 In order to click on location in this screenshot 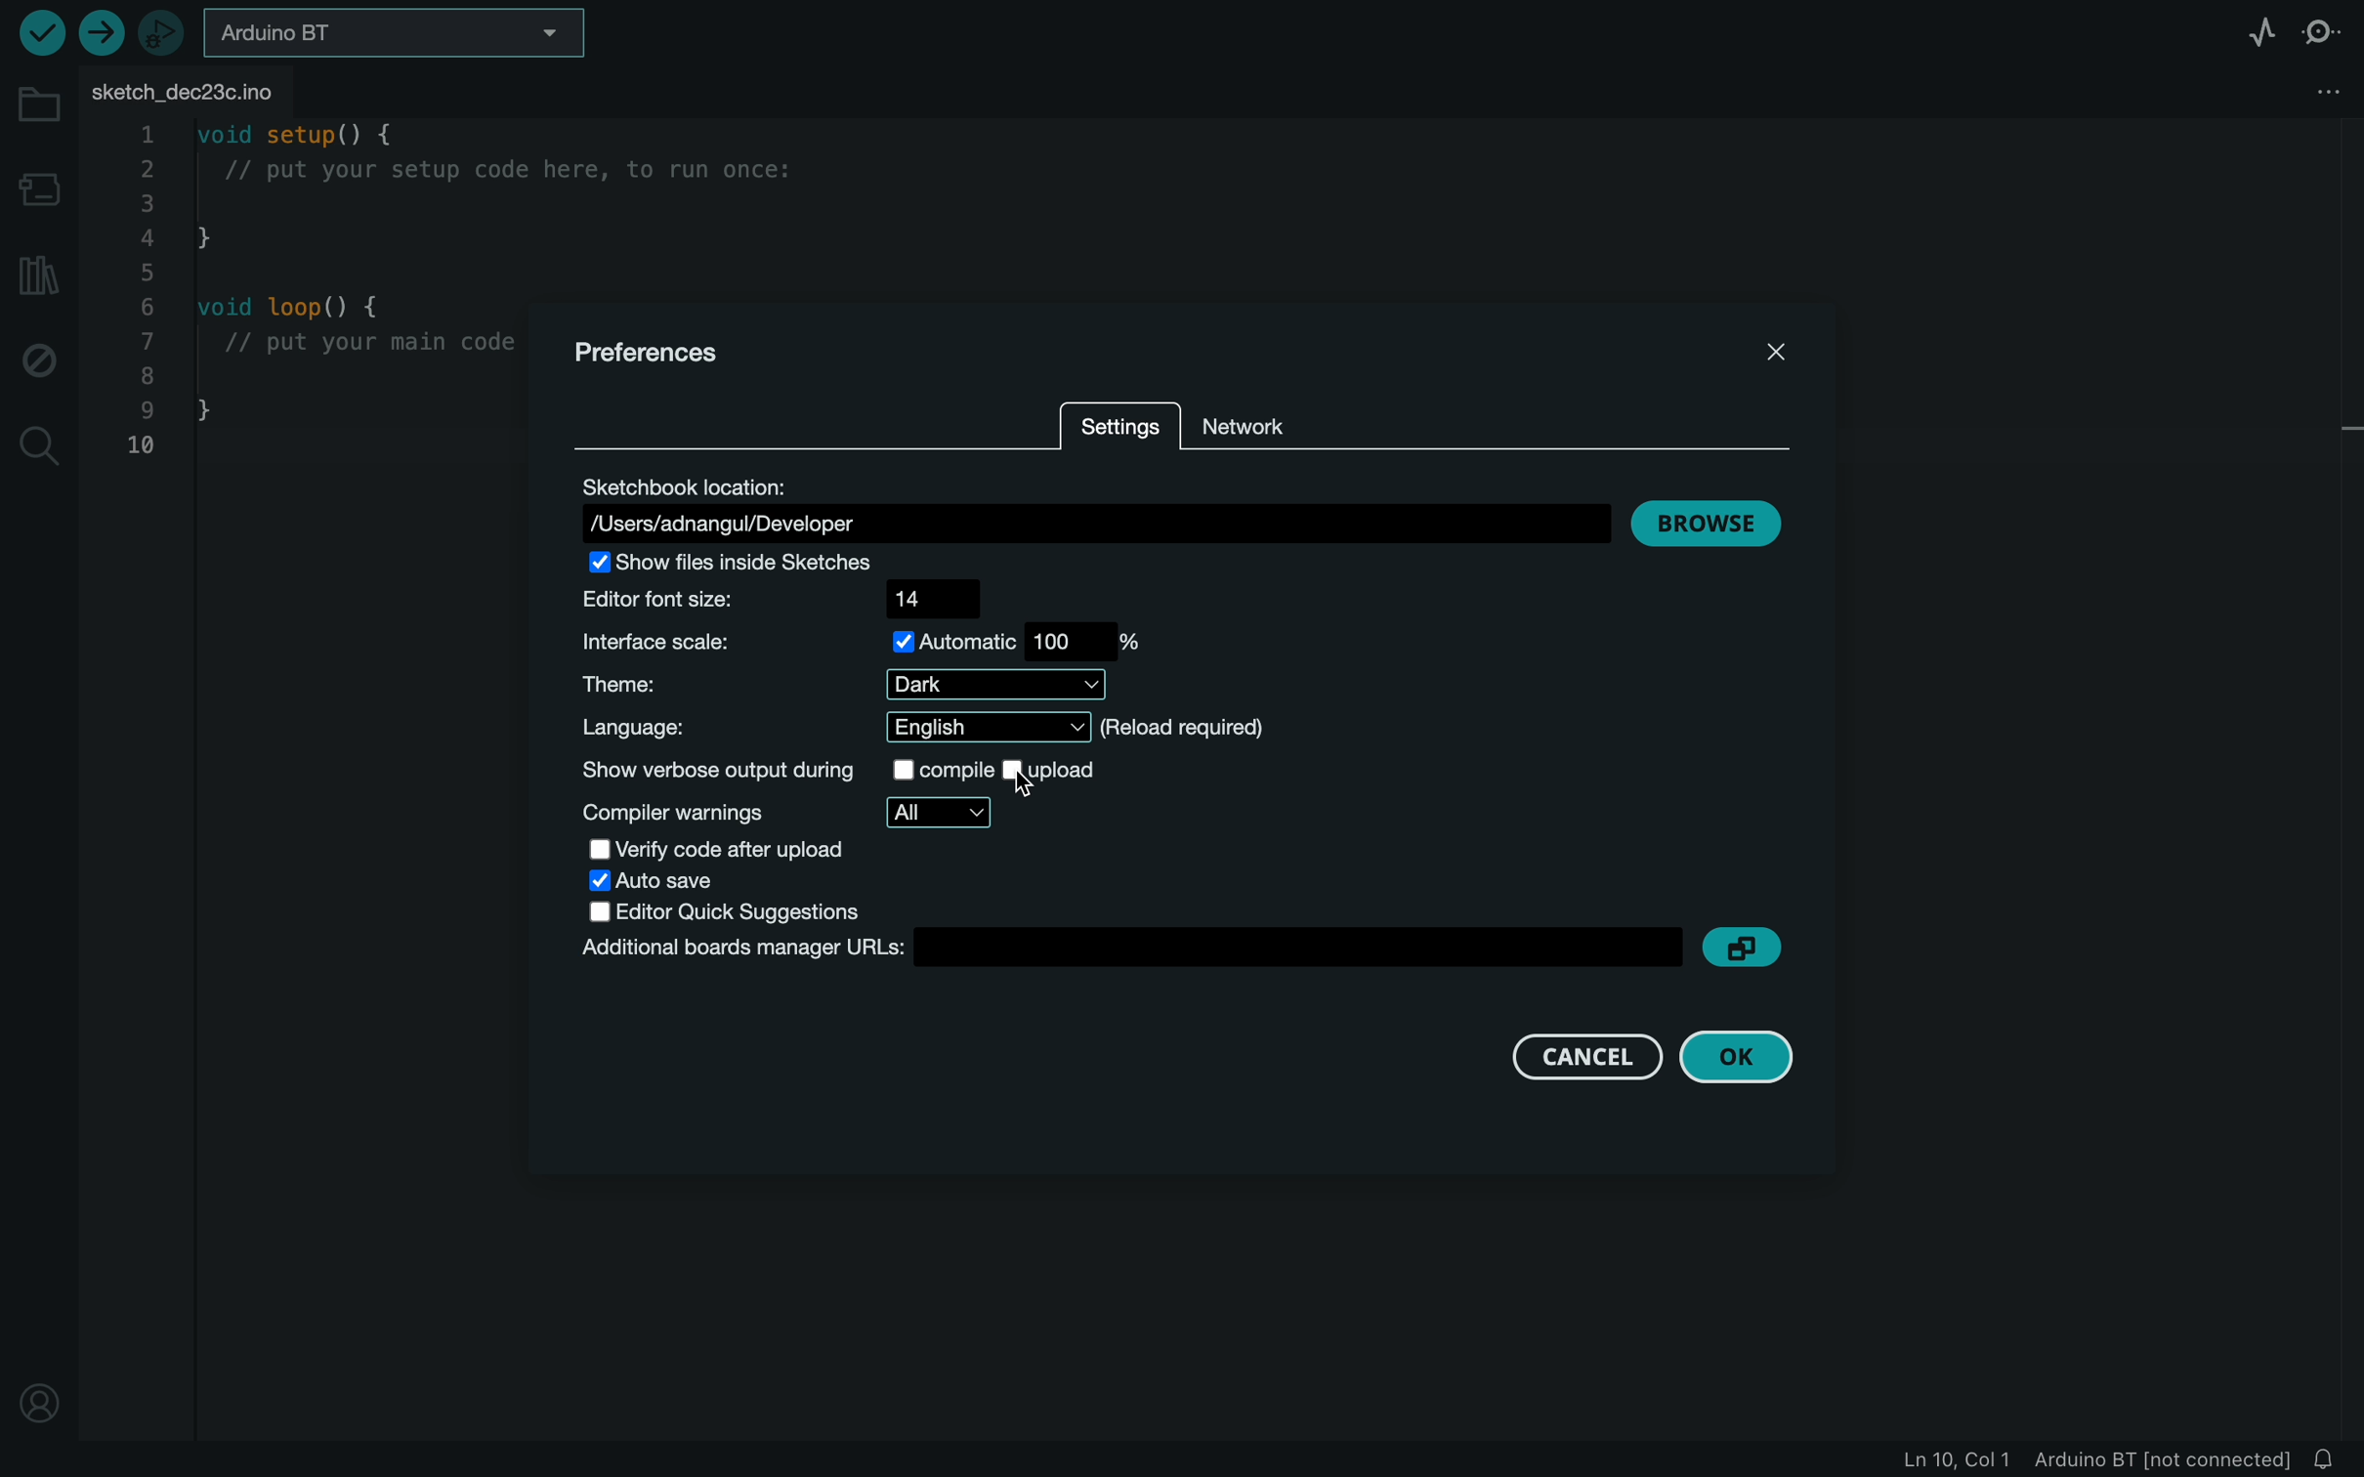, I will do `click(1094, 501)`.